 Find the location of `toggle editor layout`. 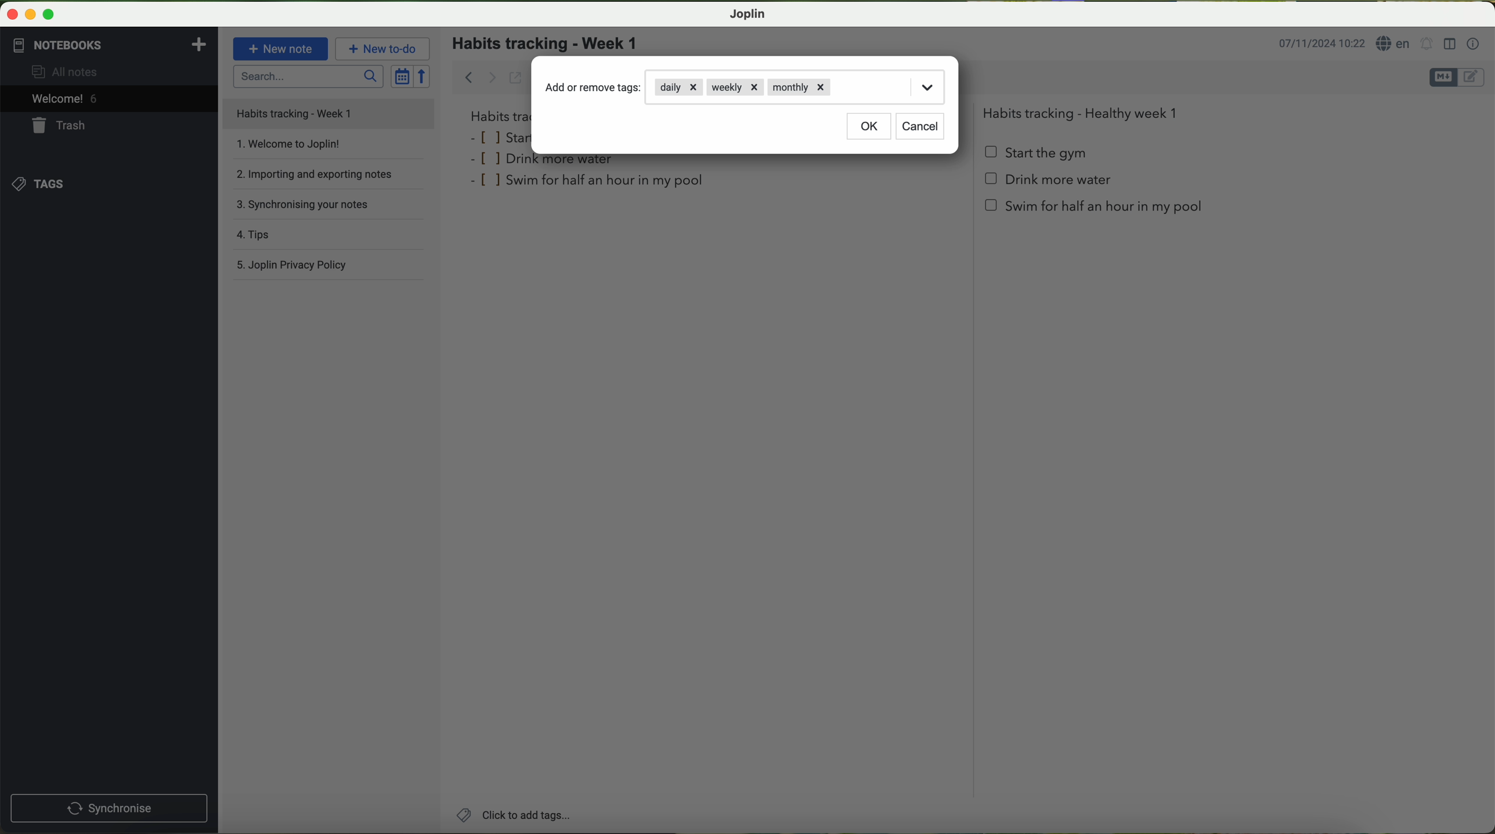

toggle editor layout is located at coordinates (1450, 44).